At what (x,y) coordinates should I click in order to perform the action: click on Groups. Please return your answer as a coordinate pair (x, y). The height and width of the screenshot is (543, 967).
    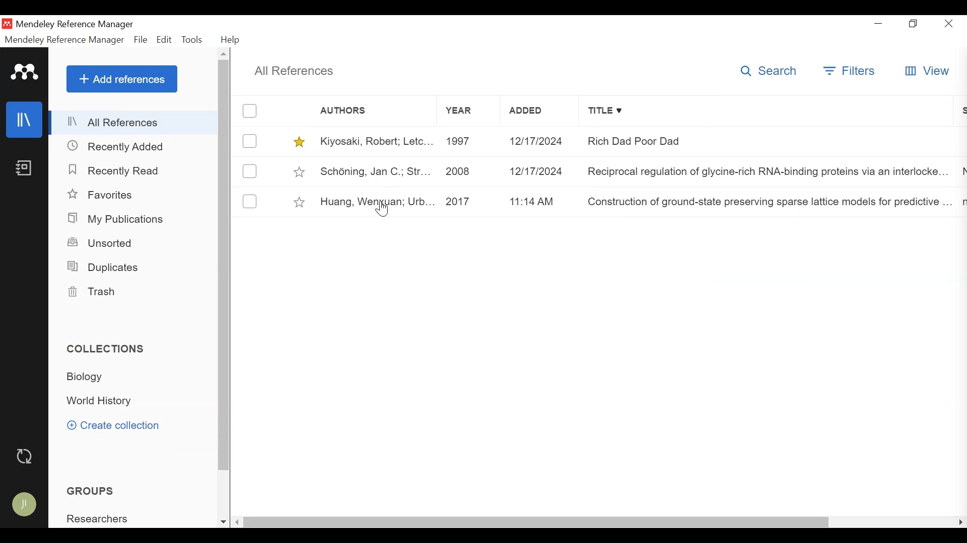
    Looking at the image, I should click on (89, 491).